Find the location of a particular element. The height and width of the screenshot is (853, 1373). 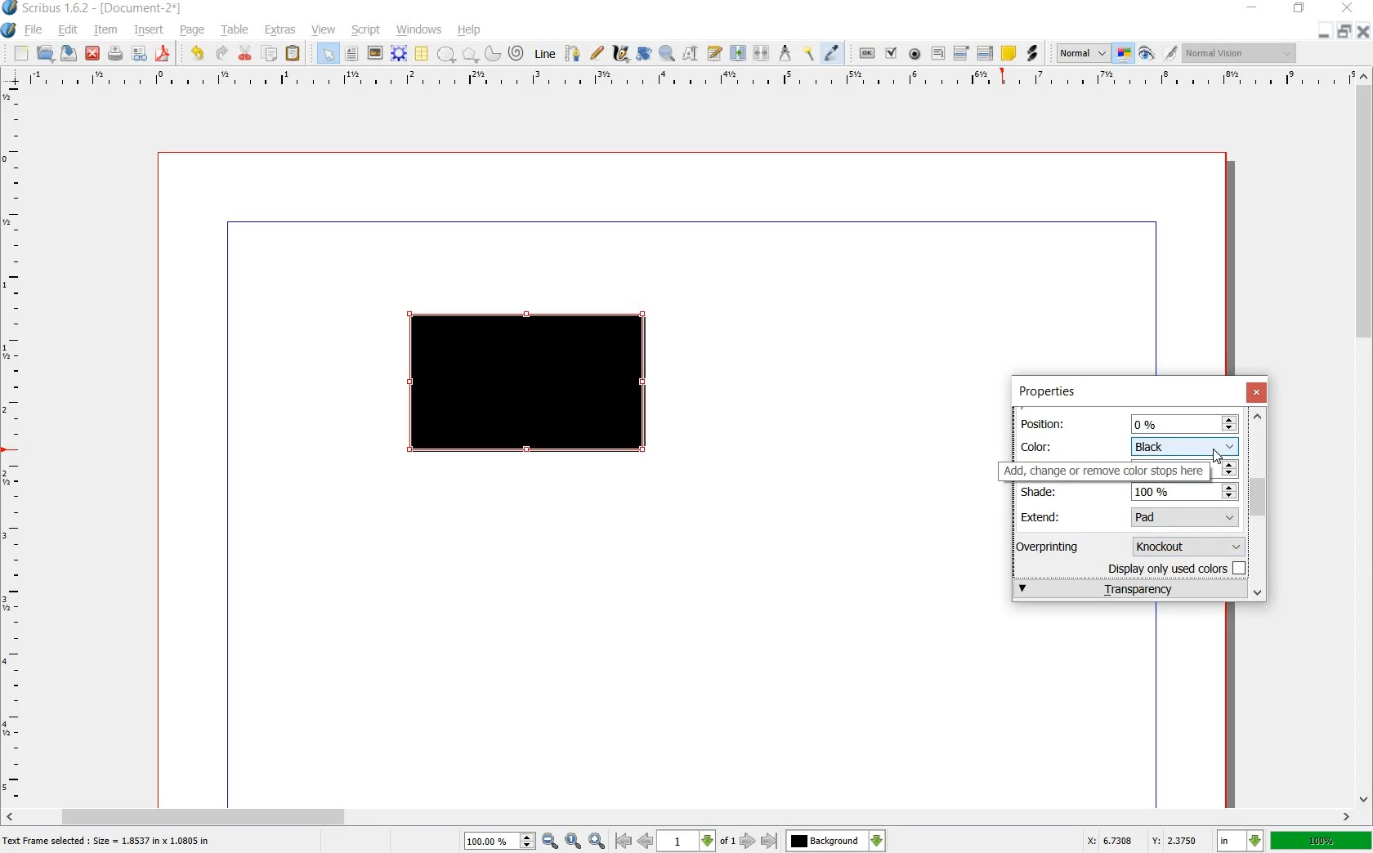

select the image preview quality is located at coordinates (1083, 54).